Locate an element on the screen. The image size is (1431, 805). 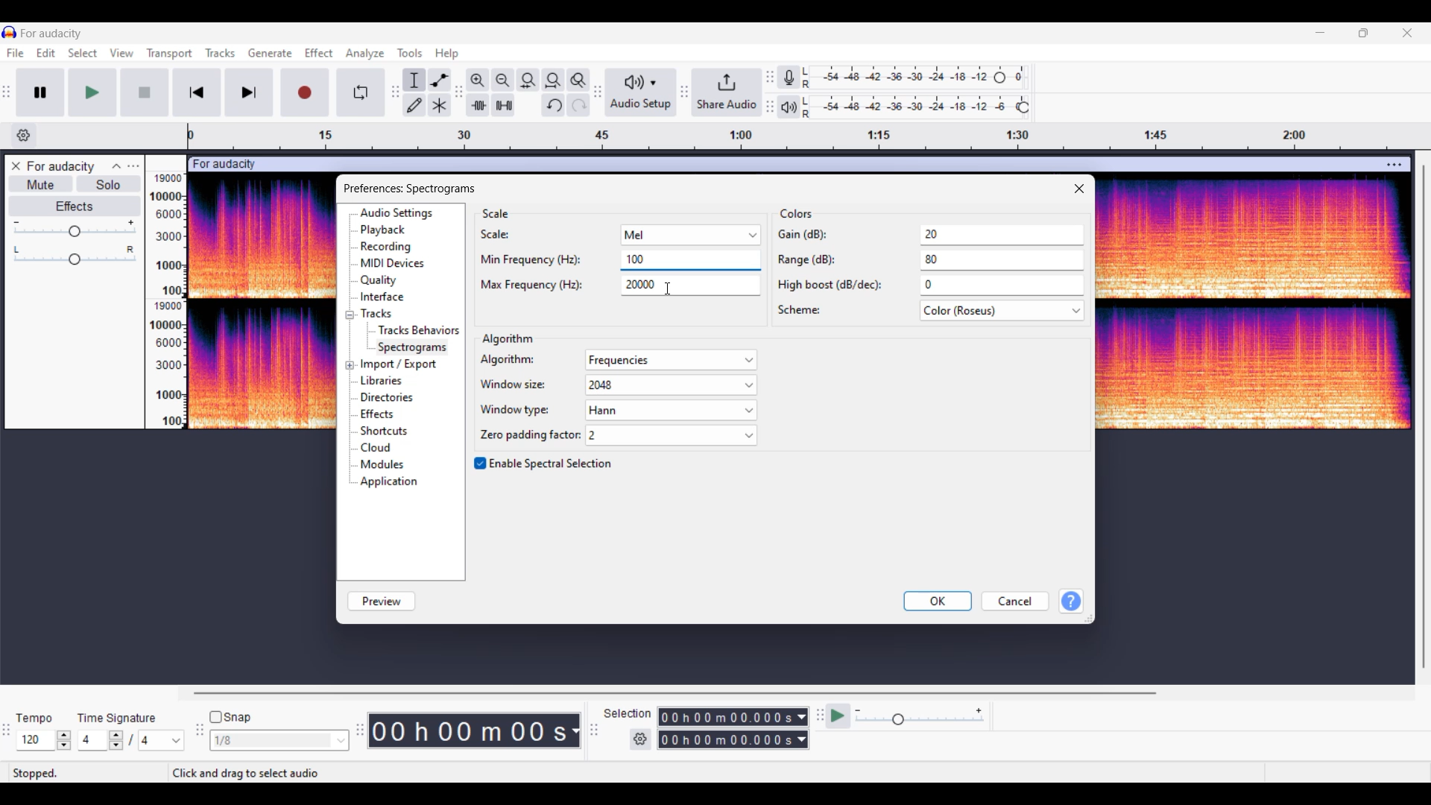
Help menu is located at coordinates (447, 54).